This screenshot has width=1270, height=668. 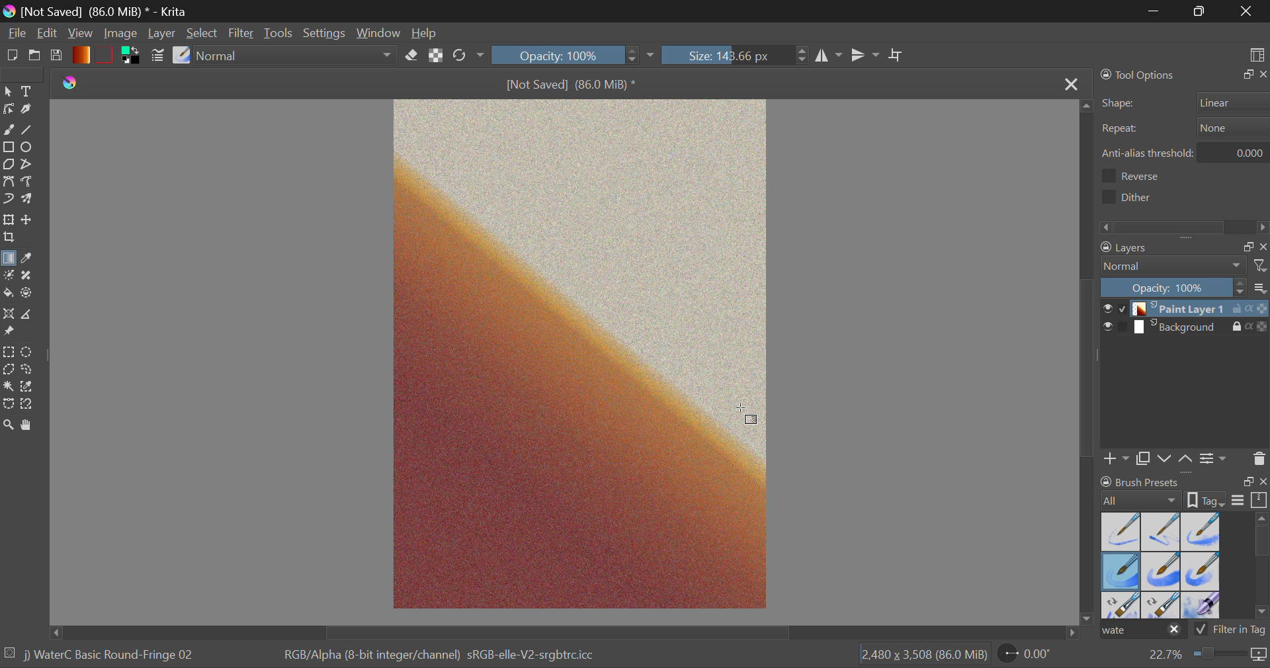 What do you see at coordinates (30, 371) in the screenshot?
I see `Freehand Selection` at bounding box center [30, 371].